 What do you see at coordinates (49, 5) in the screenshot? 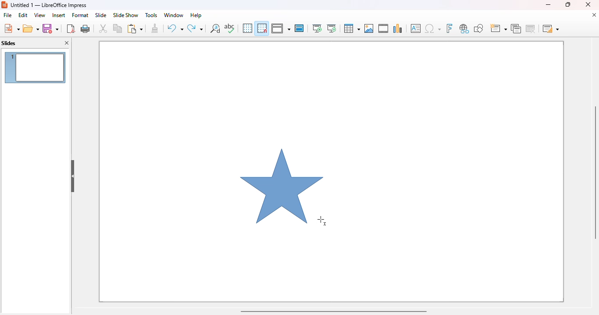
I see `title` at bounding box center [49, 5].